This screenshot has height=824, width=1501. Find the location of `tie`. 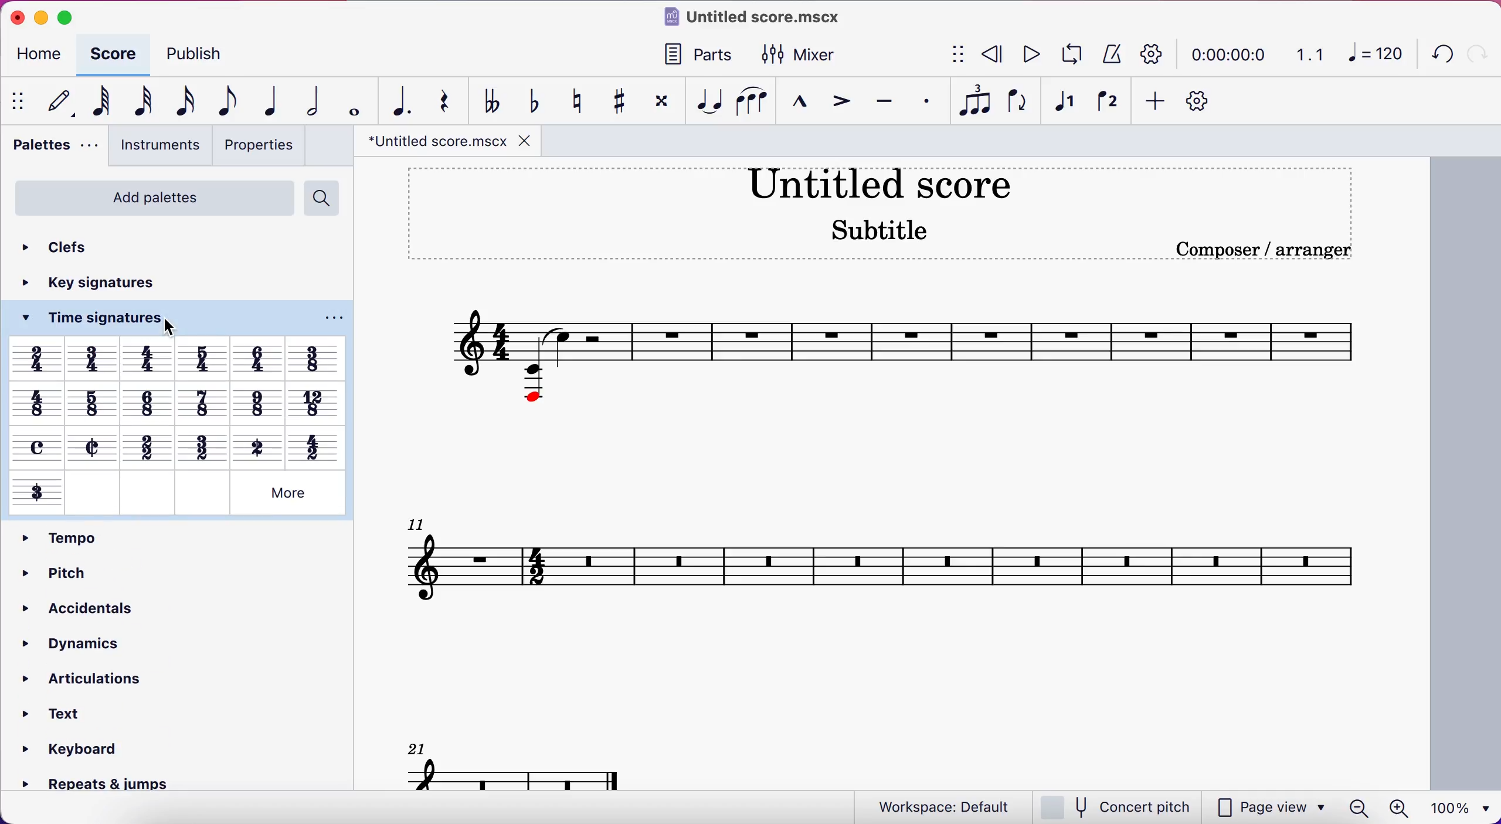

tie is located at coordinates (704, 101).